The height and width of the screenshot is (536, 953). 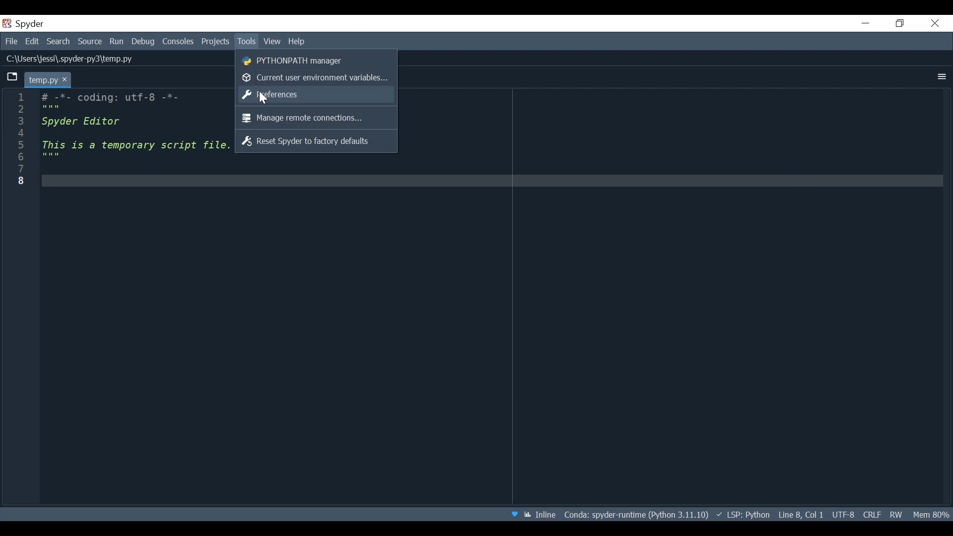 I want to click on Restore, so click(x=901, y=24).